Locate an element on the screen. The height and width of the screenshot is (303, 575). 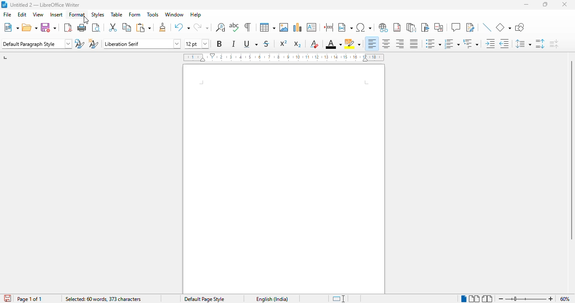
maximize is located at coordinates (546, 4).